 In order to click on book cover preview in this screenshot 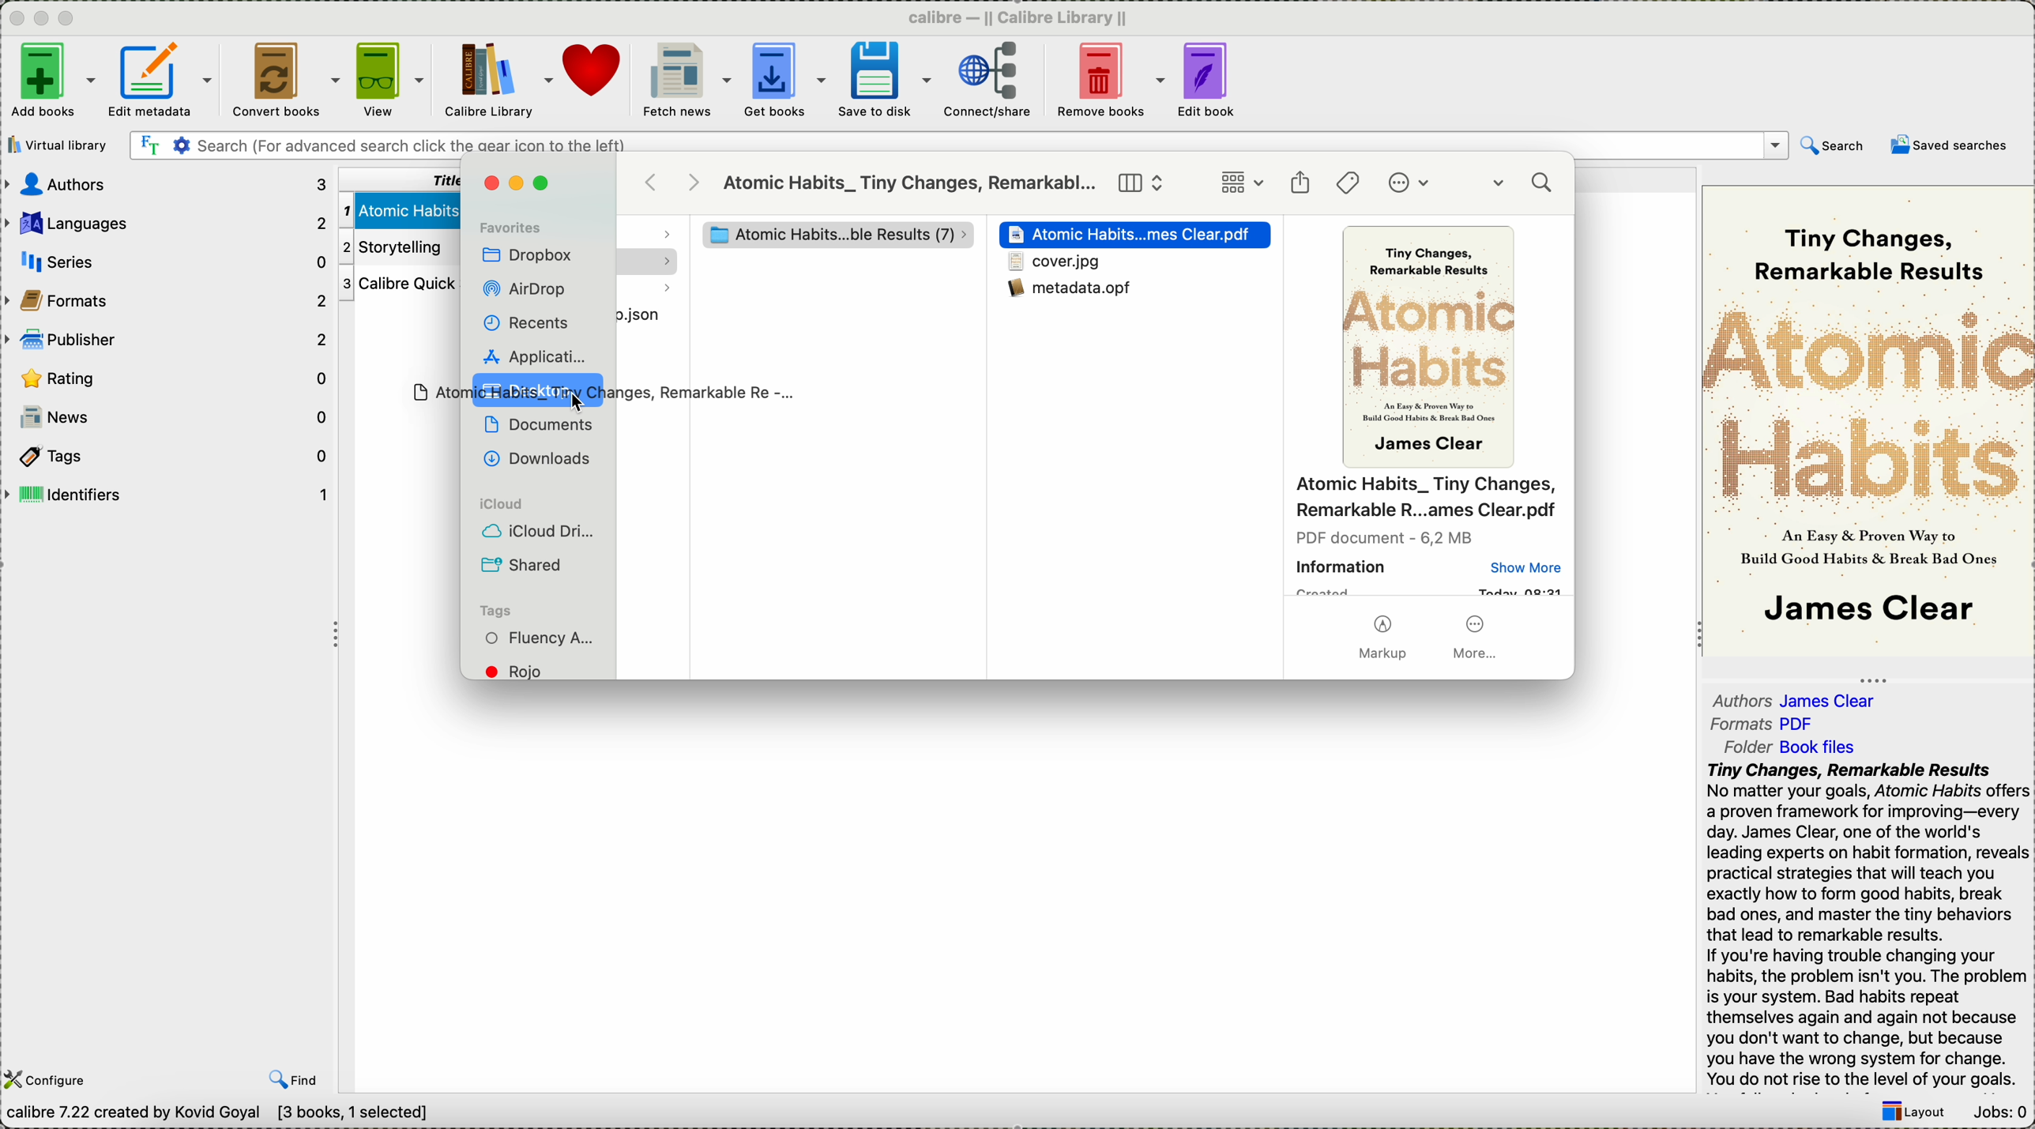, I will do `click(1868, 420)`.